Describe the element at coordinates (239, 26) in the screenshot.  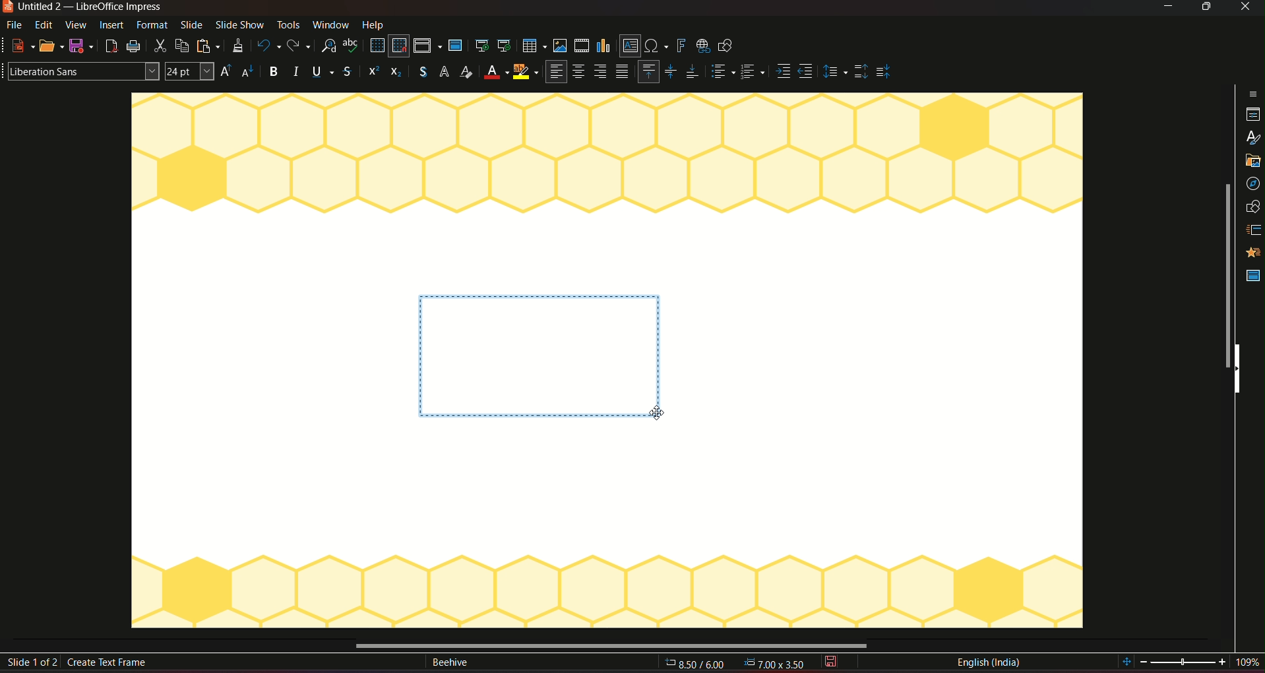
I see `slideshow` at that location.